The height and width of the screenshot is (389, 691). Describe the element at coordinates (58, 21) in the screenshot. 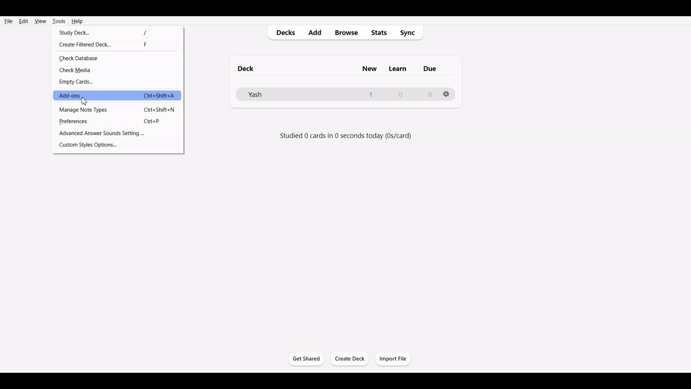

I see `Tools` at that location.